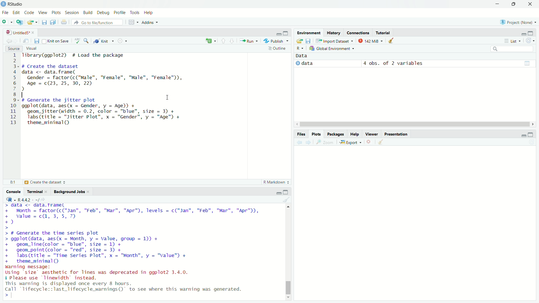 This screenshot has height=303, width=539. What do you see at coordinates (333, 49) in the screenshot?
I see `global environment` at bounding box center [333, 49].